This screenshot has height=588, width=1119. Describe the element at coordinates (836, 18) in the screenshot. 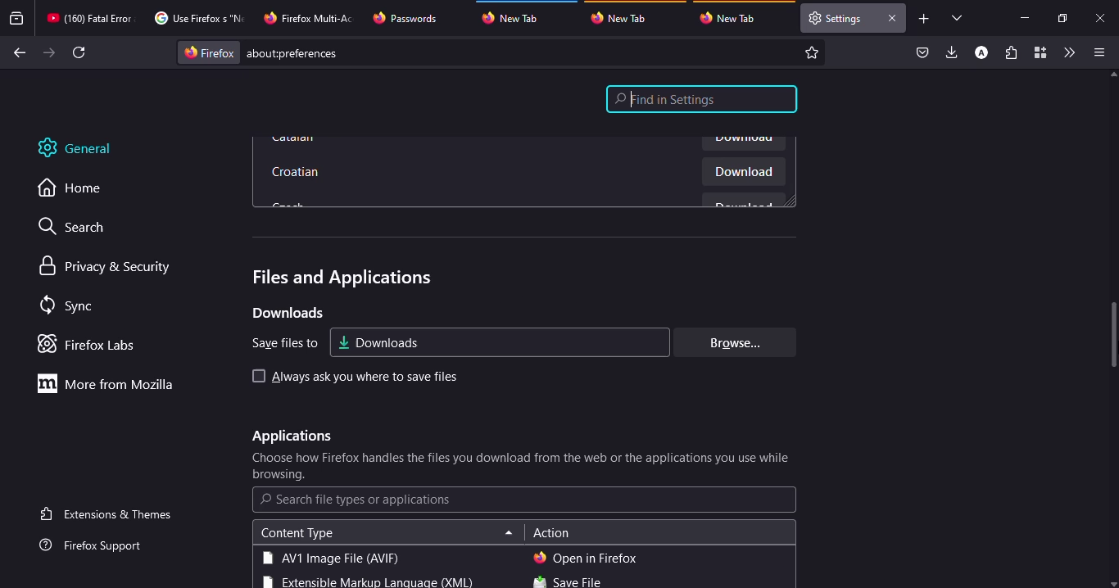

I see `tab` at that location.